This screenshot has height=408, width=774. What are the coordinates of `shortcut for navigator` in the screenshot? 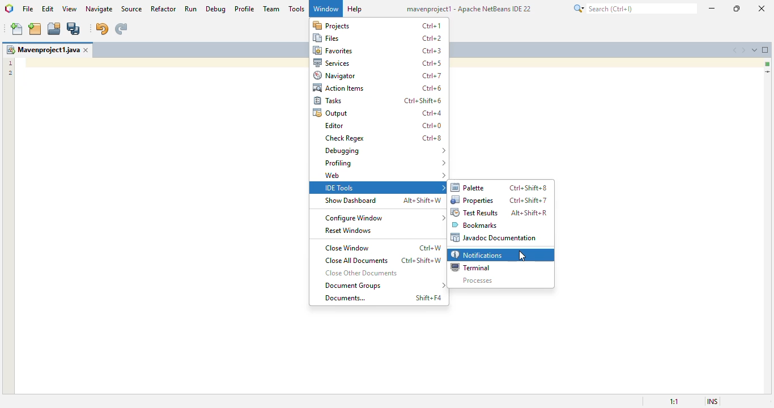 It's located at (432, 76).